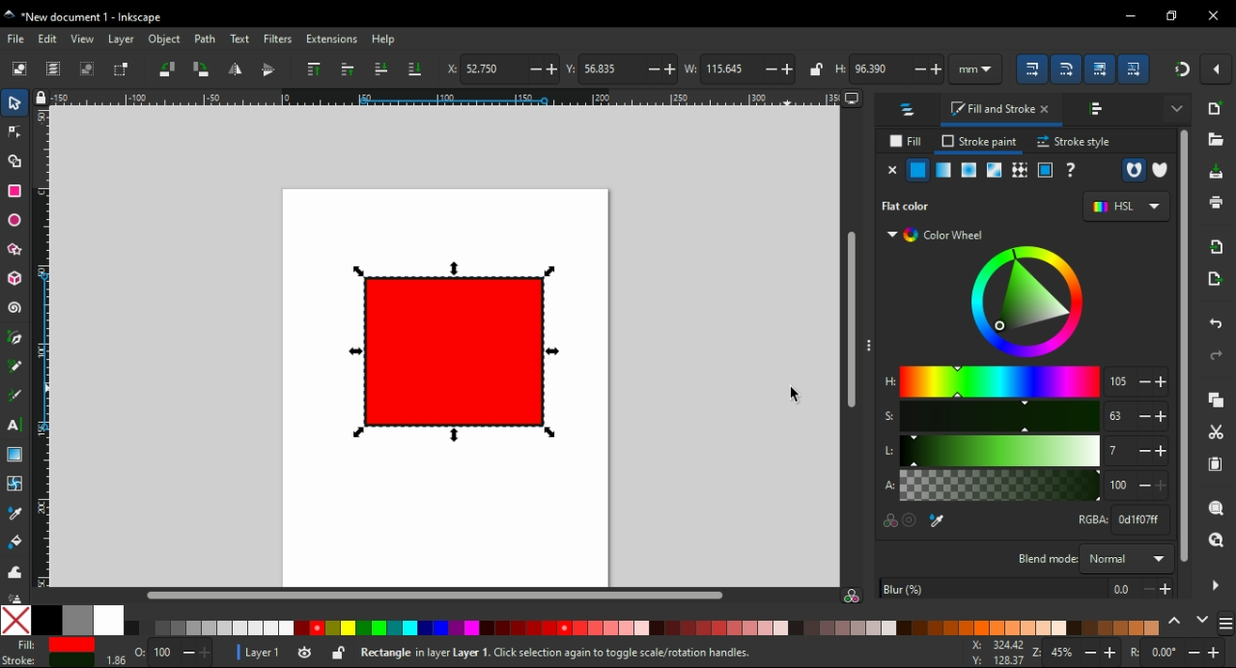 The image size is (1236, 668). Describe the element at coordinates (1159, 171) in the screenshot. I see `fill rule` at that location.